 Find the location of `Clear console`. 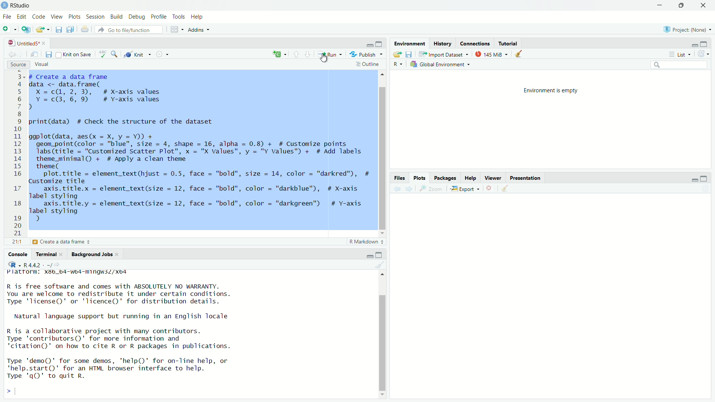

Clear console is located at coordinates (520, 54).